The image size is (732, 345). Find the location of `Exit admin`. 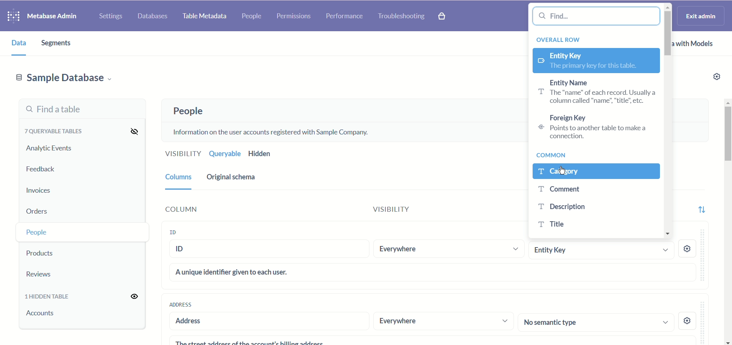

Exit admin is located at coordinates (701, 16).